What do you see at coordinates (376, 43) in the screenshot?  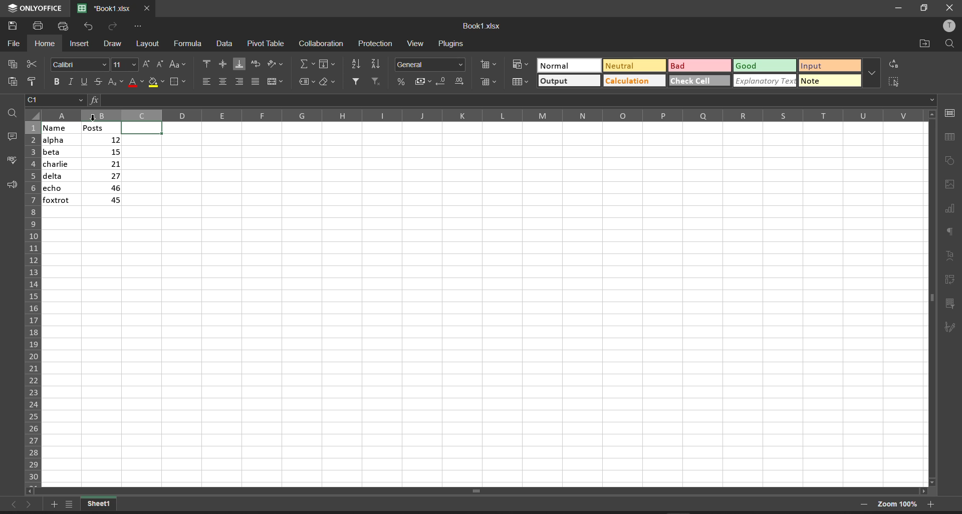 I see `protection` at bounding box center [376, 43].